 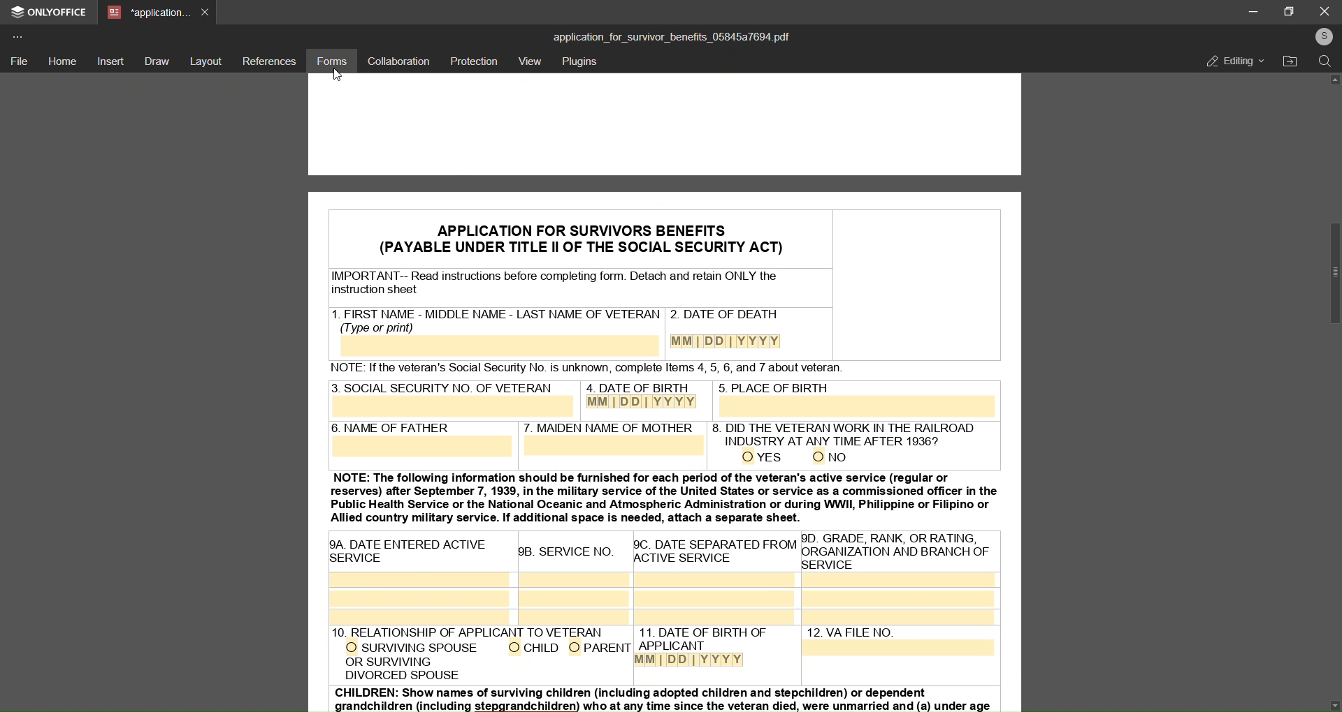 I want to click on references, so click(x=270, y=61).